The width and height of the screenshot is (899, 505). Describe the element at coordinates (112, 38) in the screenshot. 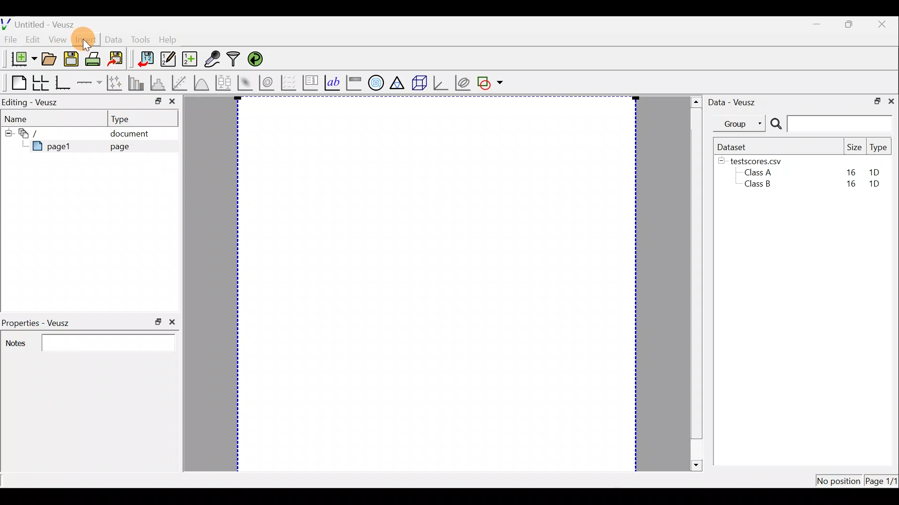

I see `Data` at that location.